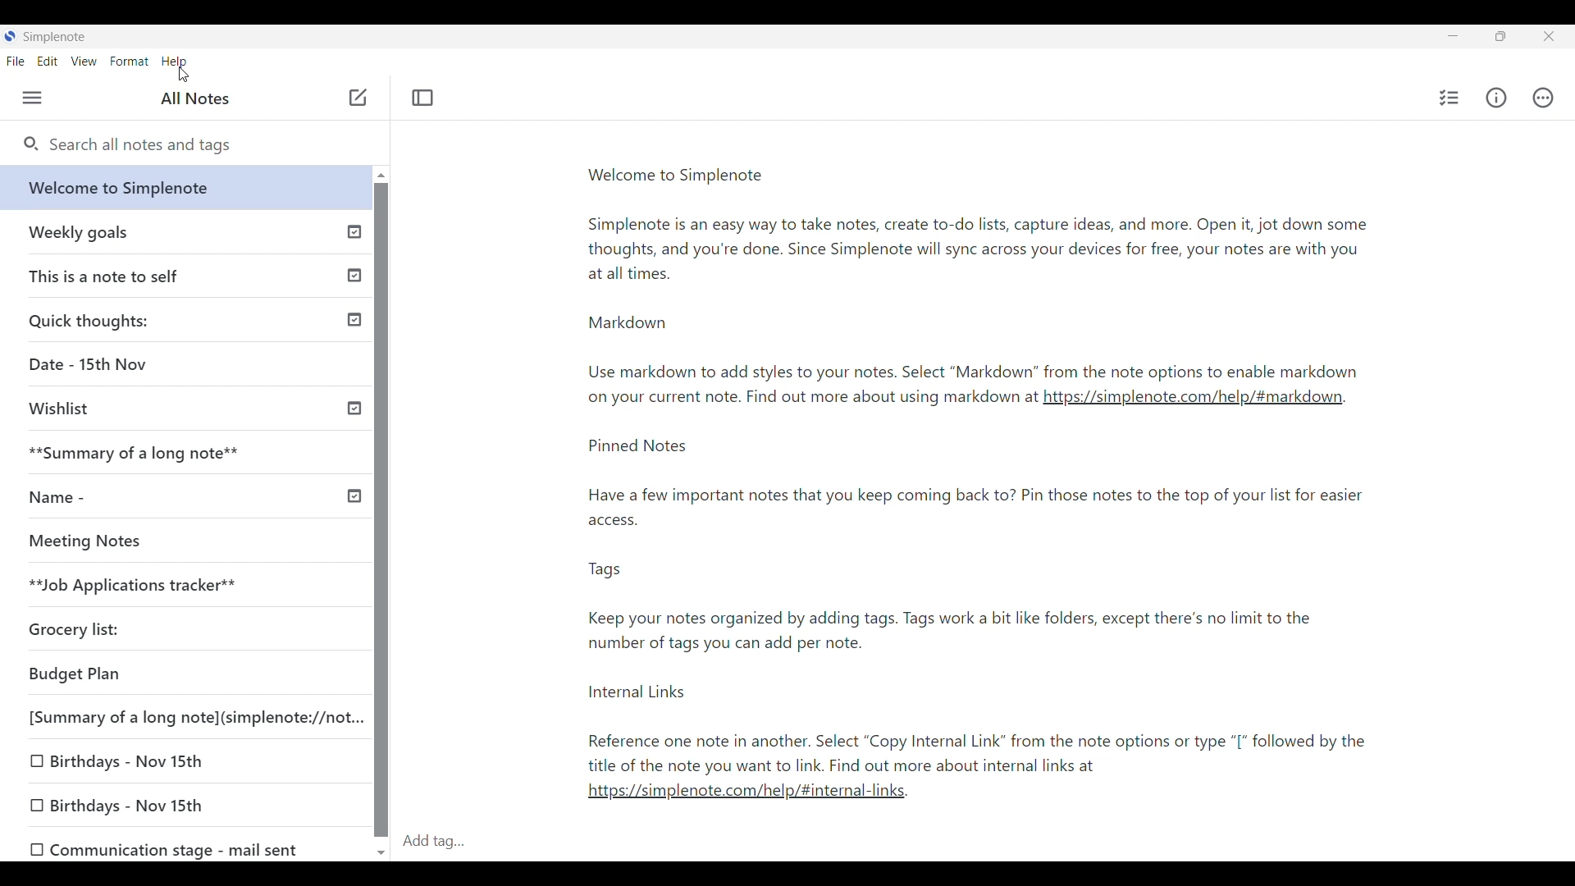  What do you see at coordinates (161, 496) in the screenshot?
I see `Name -` at bounding box center [161, 496].